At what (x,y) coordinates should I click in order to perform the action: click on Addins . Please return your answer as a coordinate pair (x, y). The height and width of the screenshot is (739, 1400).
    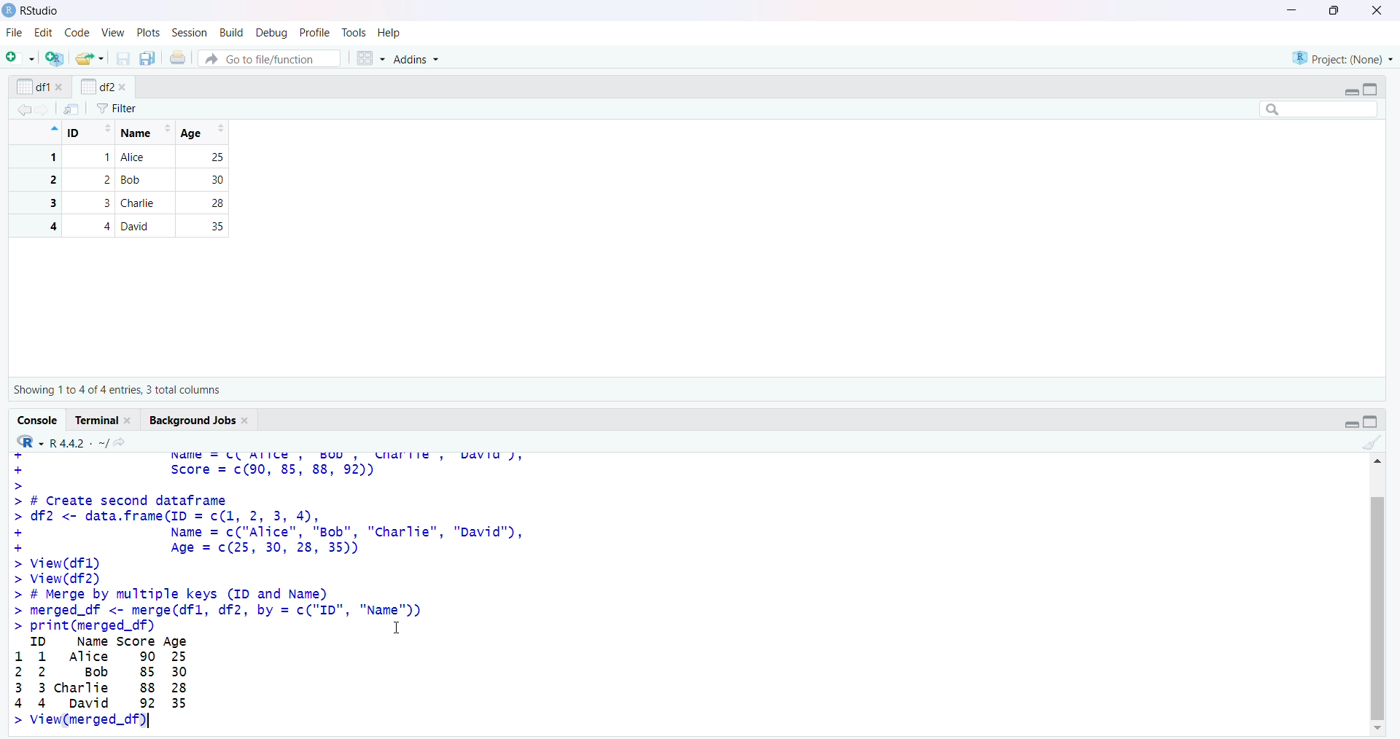
    Looking at the image, I should click on (415, 58).